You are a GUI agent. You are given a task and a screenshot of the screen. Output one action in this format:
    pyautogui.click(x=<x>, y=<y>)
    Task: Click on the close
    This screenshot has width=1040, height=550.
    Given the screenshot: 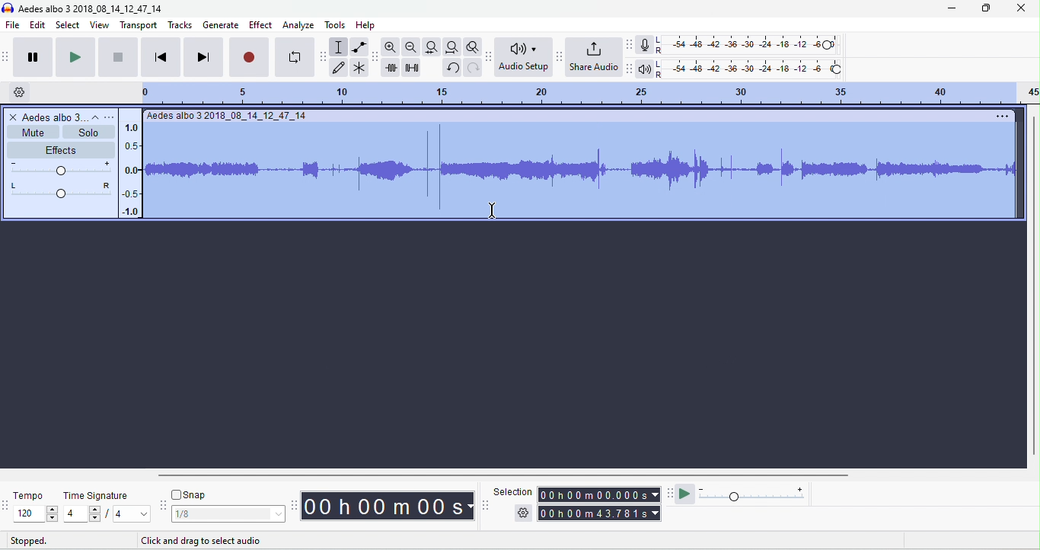 What is the action you would take?
    pyautogui.click(x=12, y=118)
    